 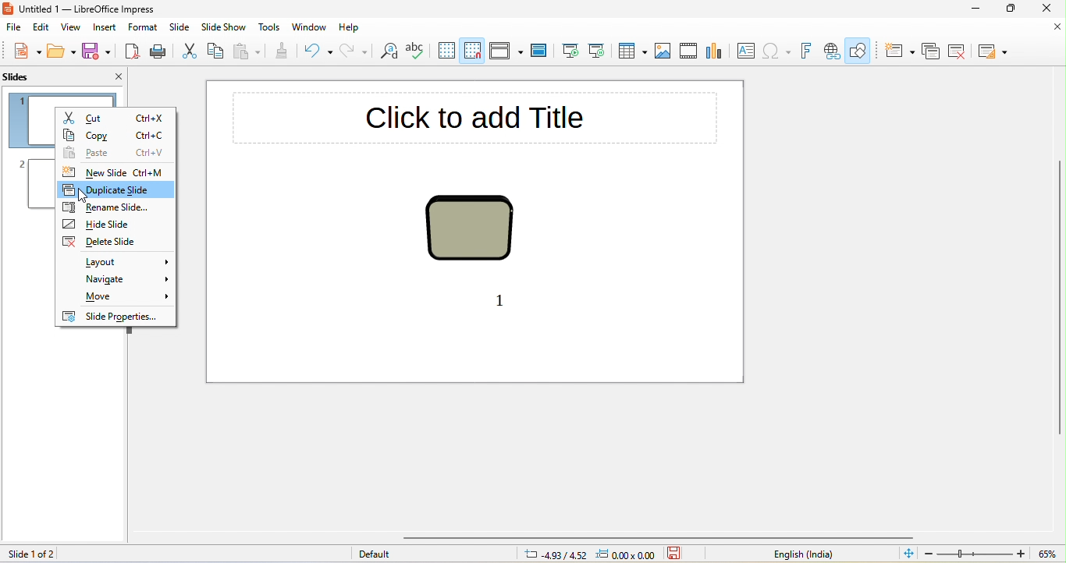 What do you see at coordinates (688, 52) in the screenshot?
I see `video` at bounding box center [688, 52].